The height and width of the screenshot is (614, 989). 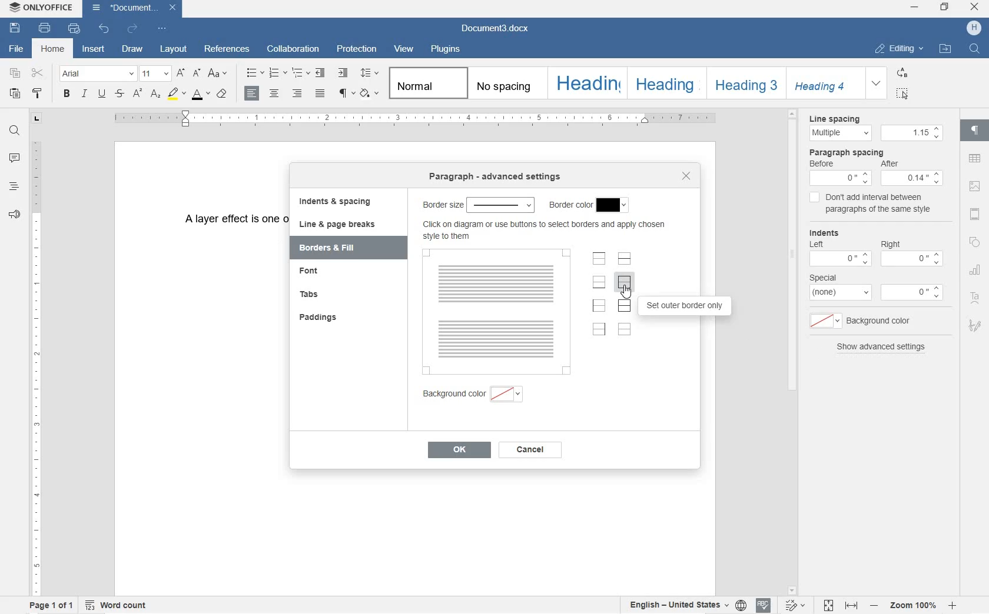 I want to click on PROTECTION, so click(x=358, y=50).